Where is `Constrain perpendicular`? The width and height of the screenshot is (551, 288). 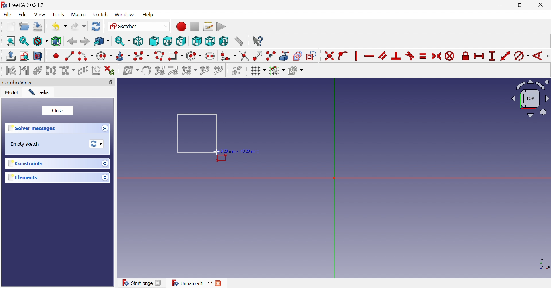
Constrain perpendicular is located at coordinates (396, 56).